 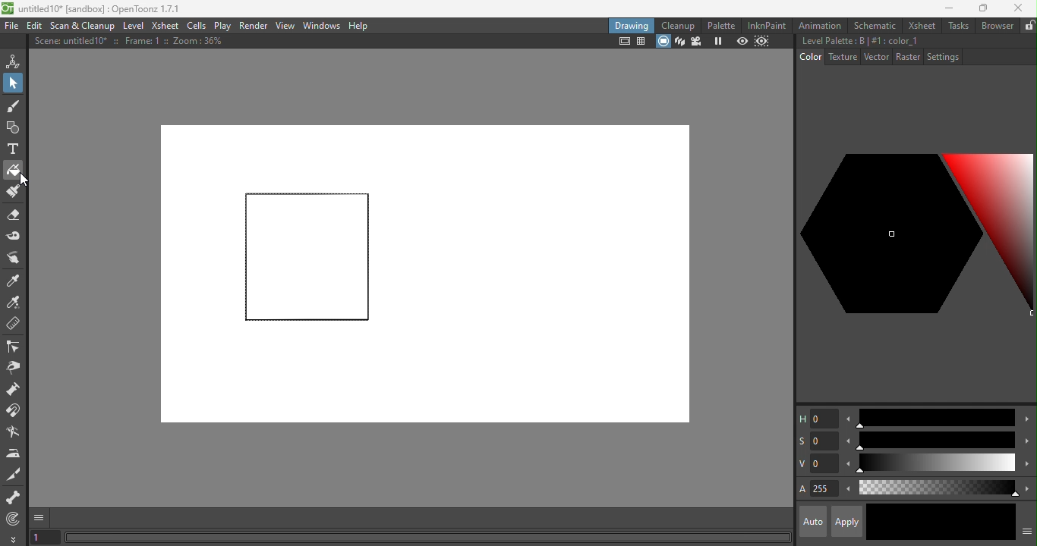 What do you see at coordinates (957, 26) in the screenshot?
I see `Tasks` at bounding box center [957, 26].